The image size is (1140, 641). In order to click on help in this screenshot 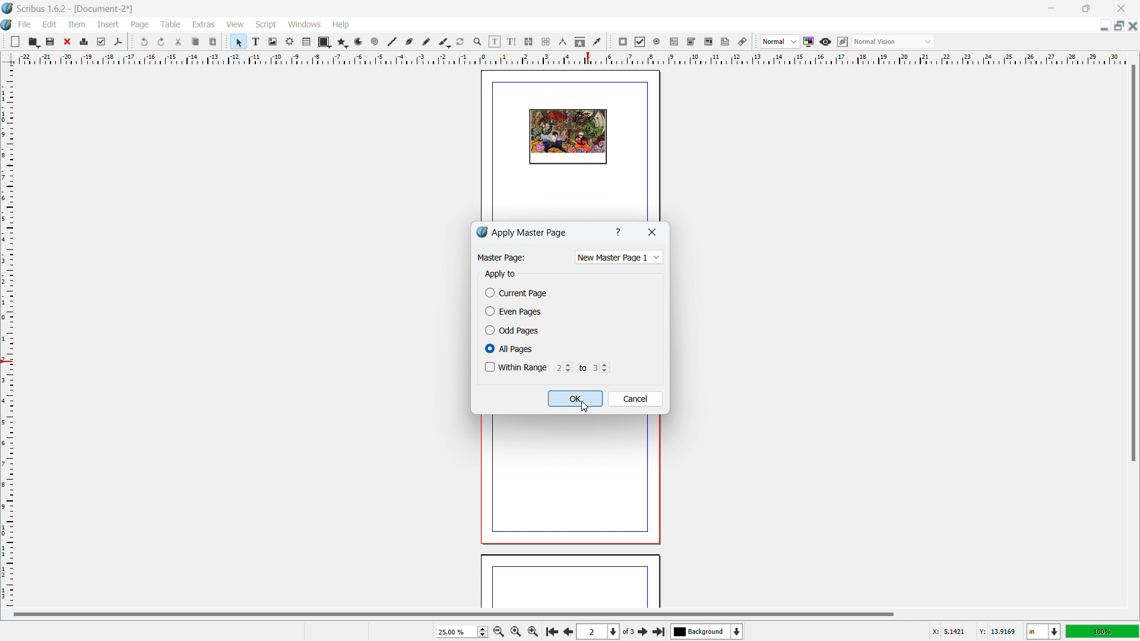, I will do `click(341, 25)`.